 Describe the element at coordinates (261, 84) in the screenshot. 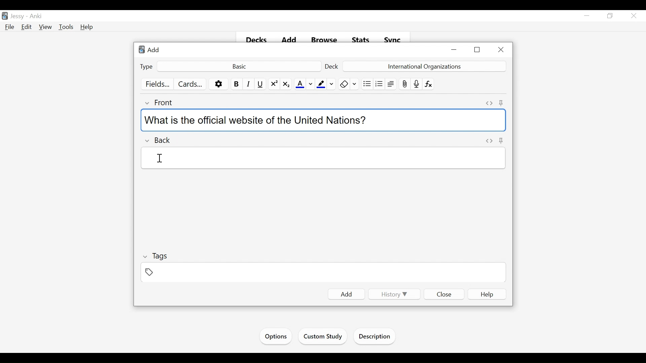

I see `Underline` at that location.